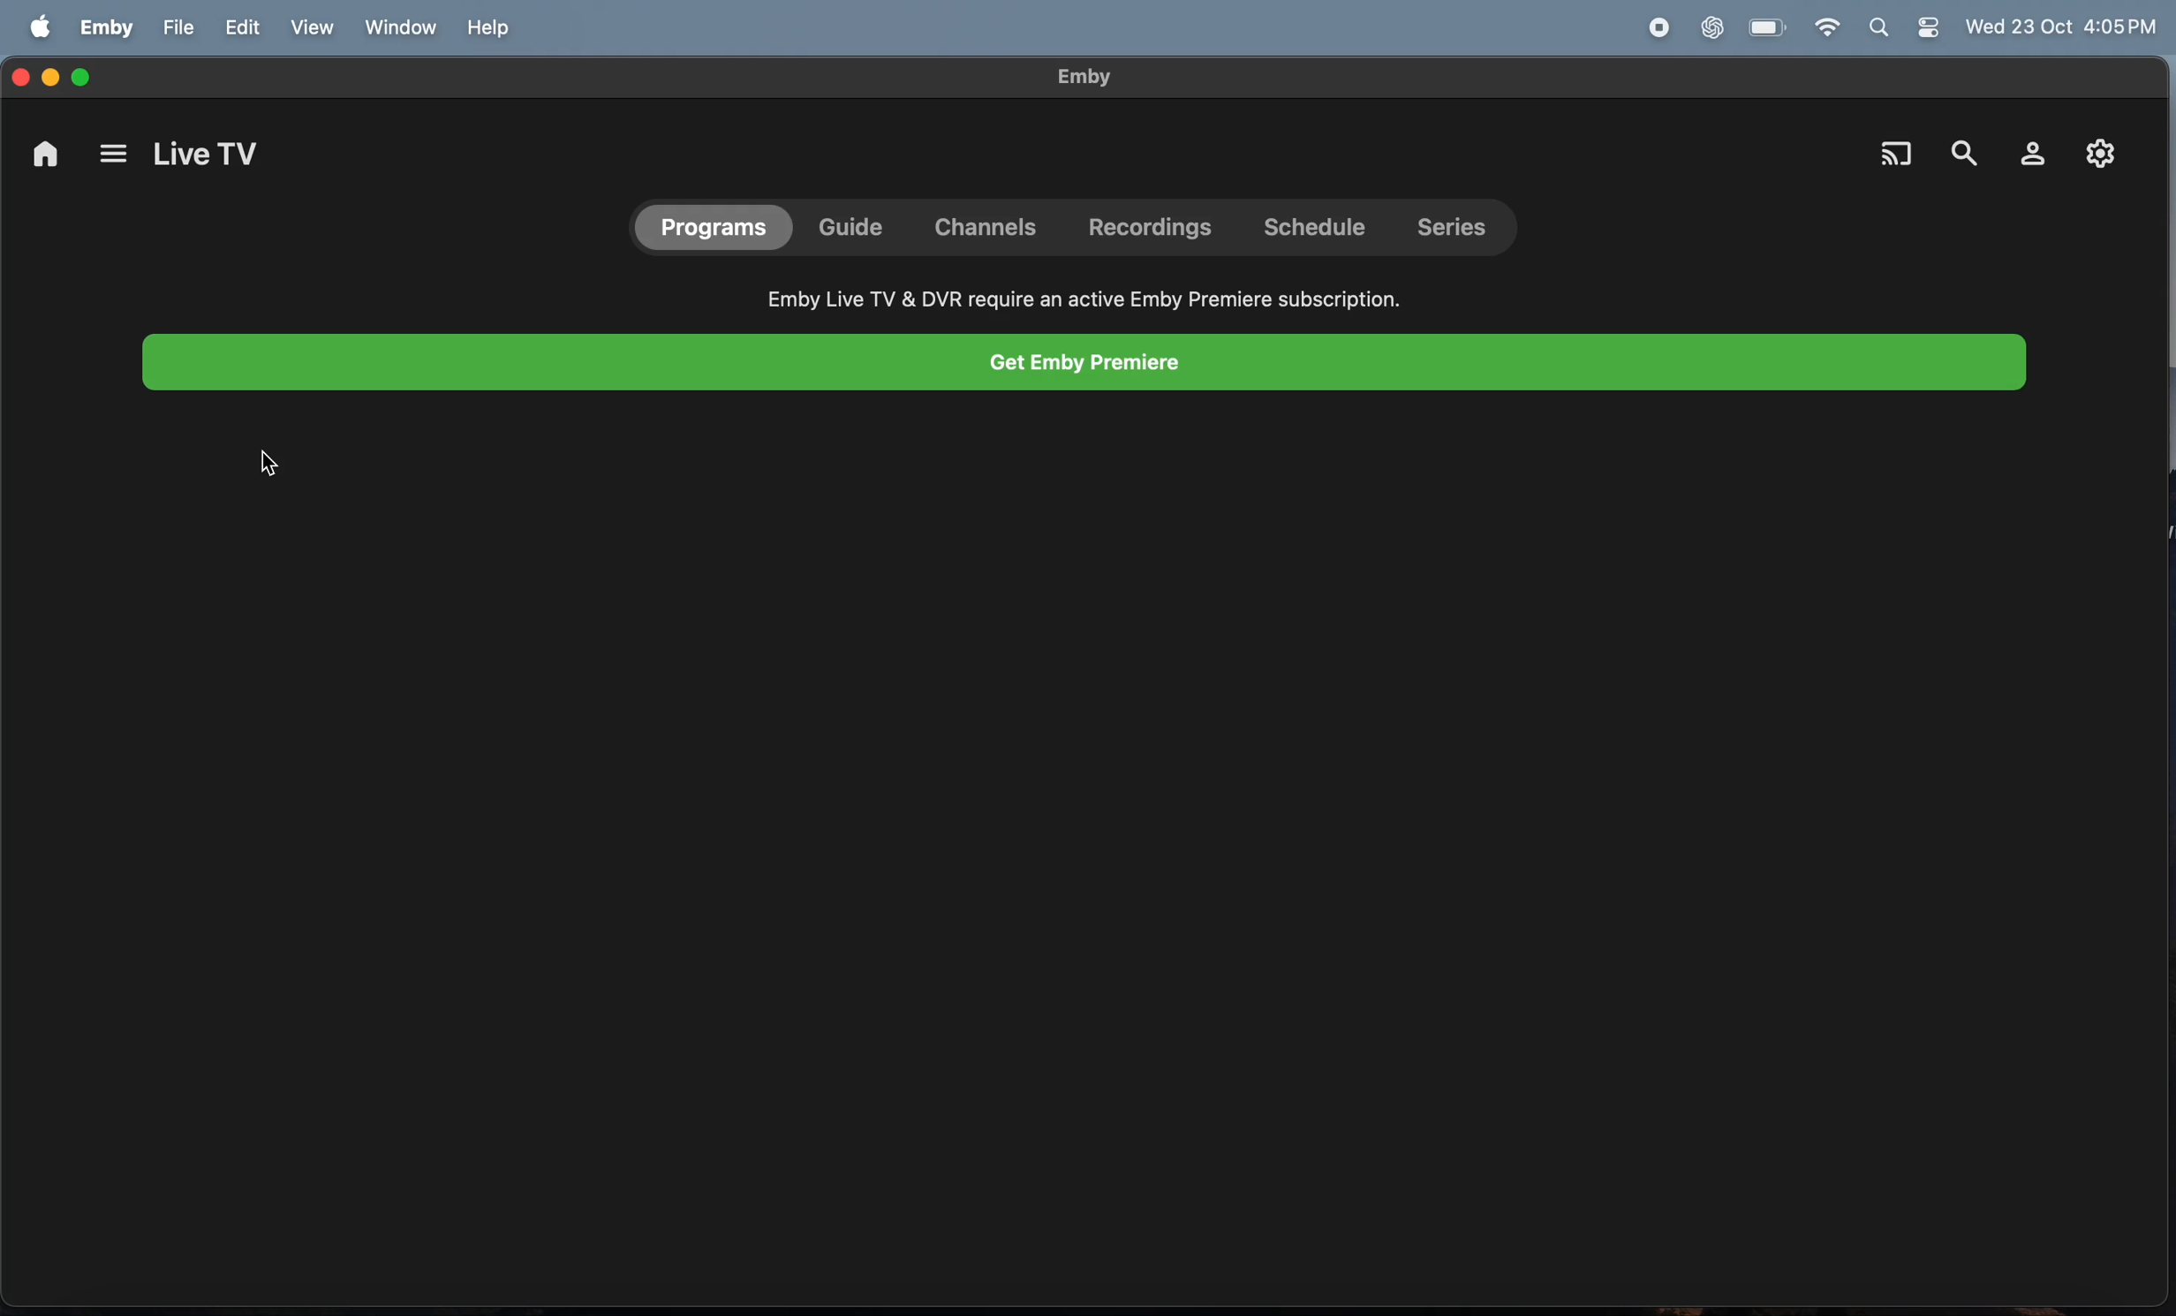 This screenshot has width=2176, height=1316. Describe the element at coordinates (397, 27) in the screenshot. I see `window` at that location.